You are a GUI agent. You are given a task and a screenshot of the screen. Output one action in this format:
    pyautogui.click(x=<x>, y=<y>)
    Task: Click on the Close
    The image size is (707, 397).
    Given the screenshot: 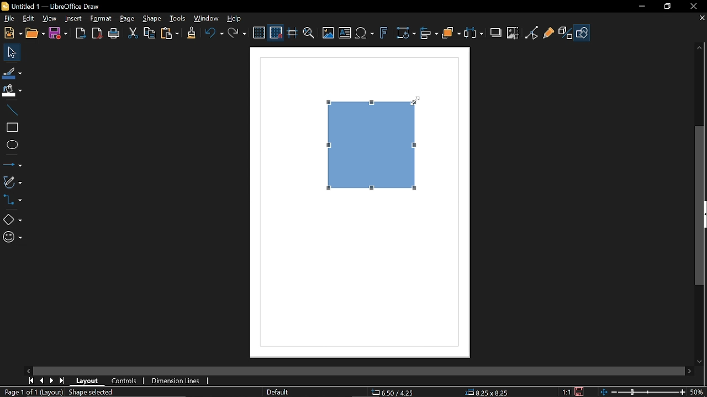 What is the action you would take?
    pyautogui.click(x=694, y=6)
    